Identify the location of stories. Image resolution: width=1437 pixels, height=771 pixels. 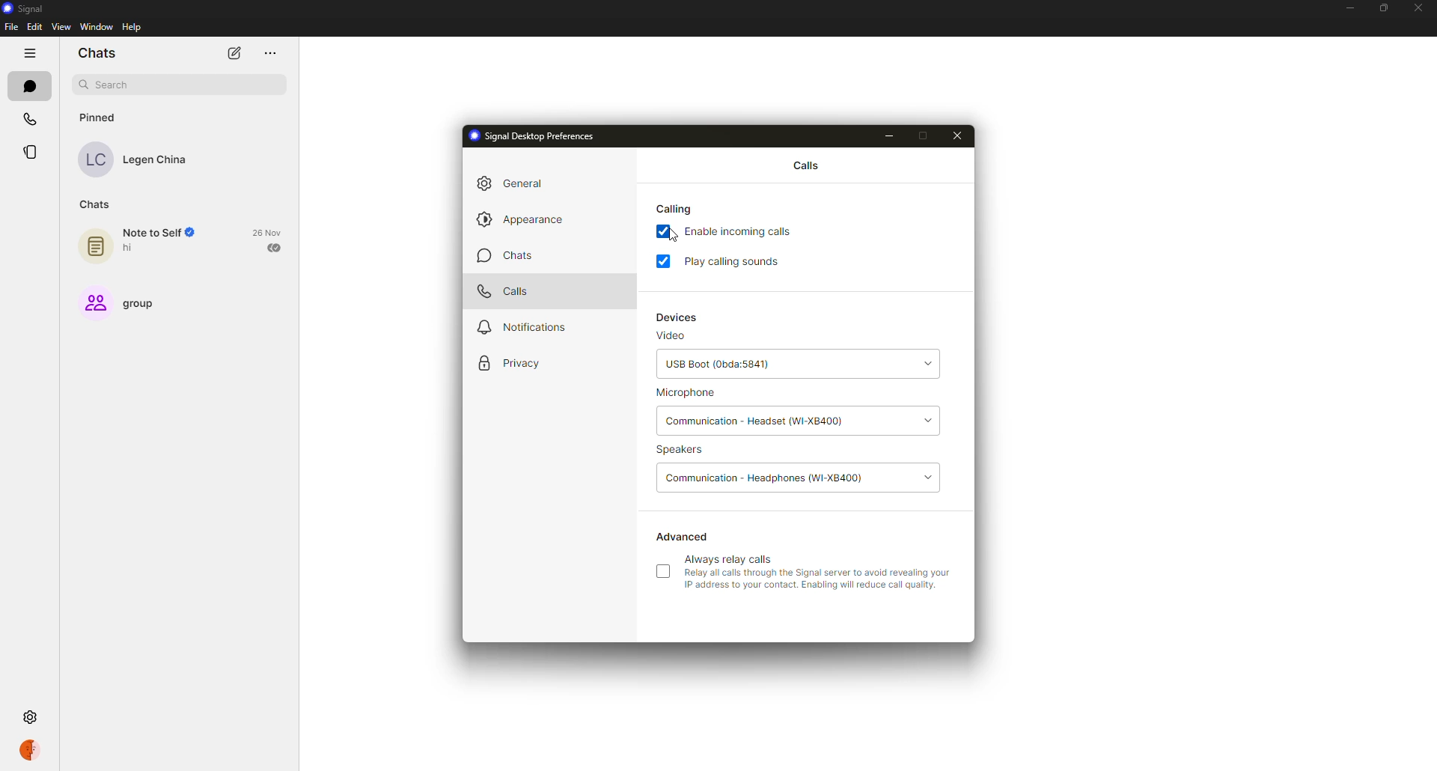
(34, 152).